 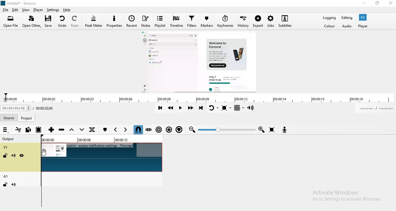 What do you see at coordinates (126, 129) in the screenshot?
I see `Next marker` at bounding box center [126, 129].